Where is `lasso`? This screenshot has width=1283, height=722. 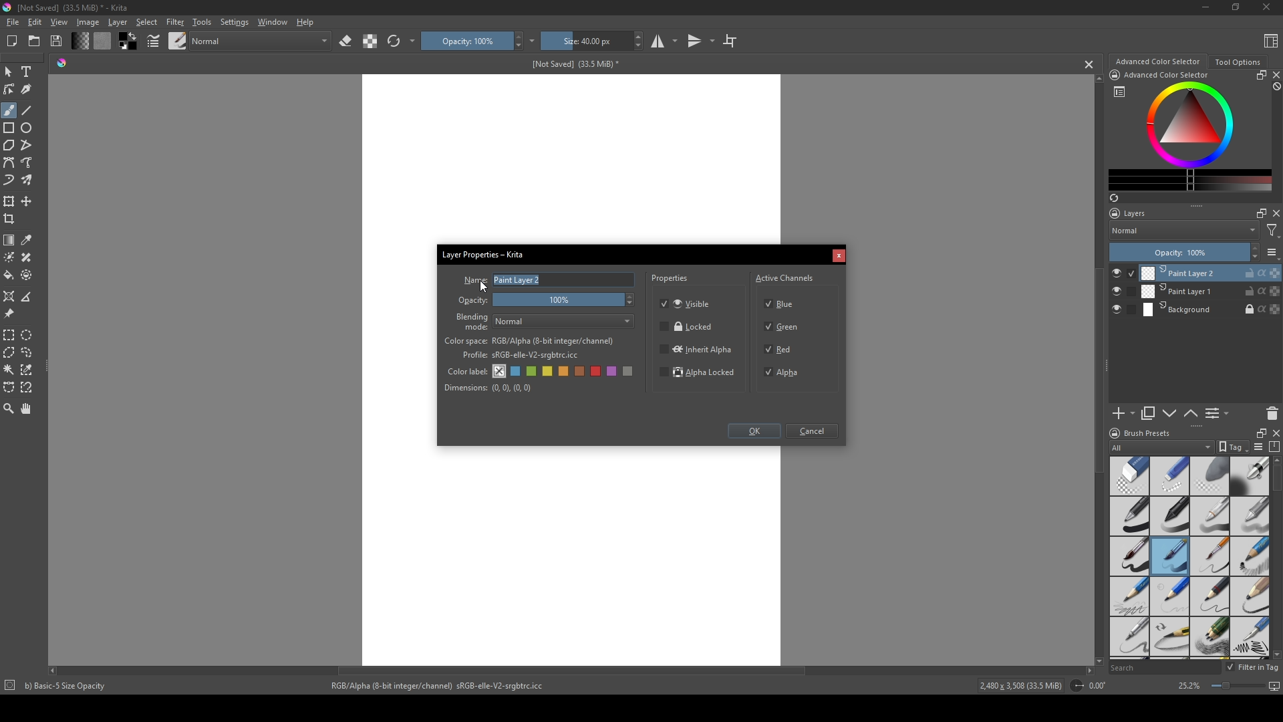 lasso is located at coordinates (28, 352).